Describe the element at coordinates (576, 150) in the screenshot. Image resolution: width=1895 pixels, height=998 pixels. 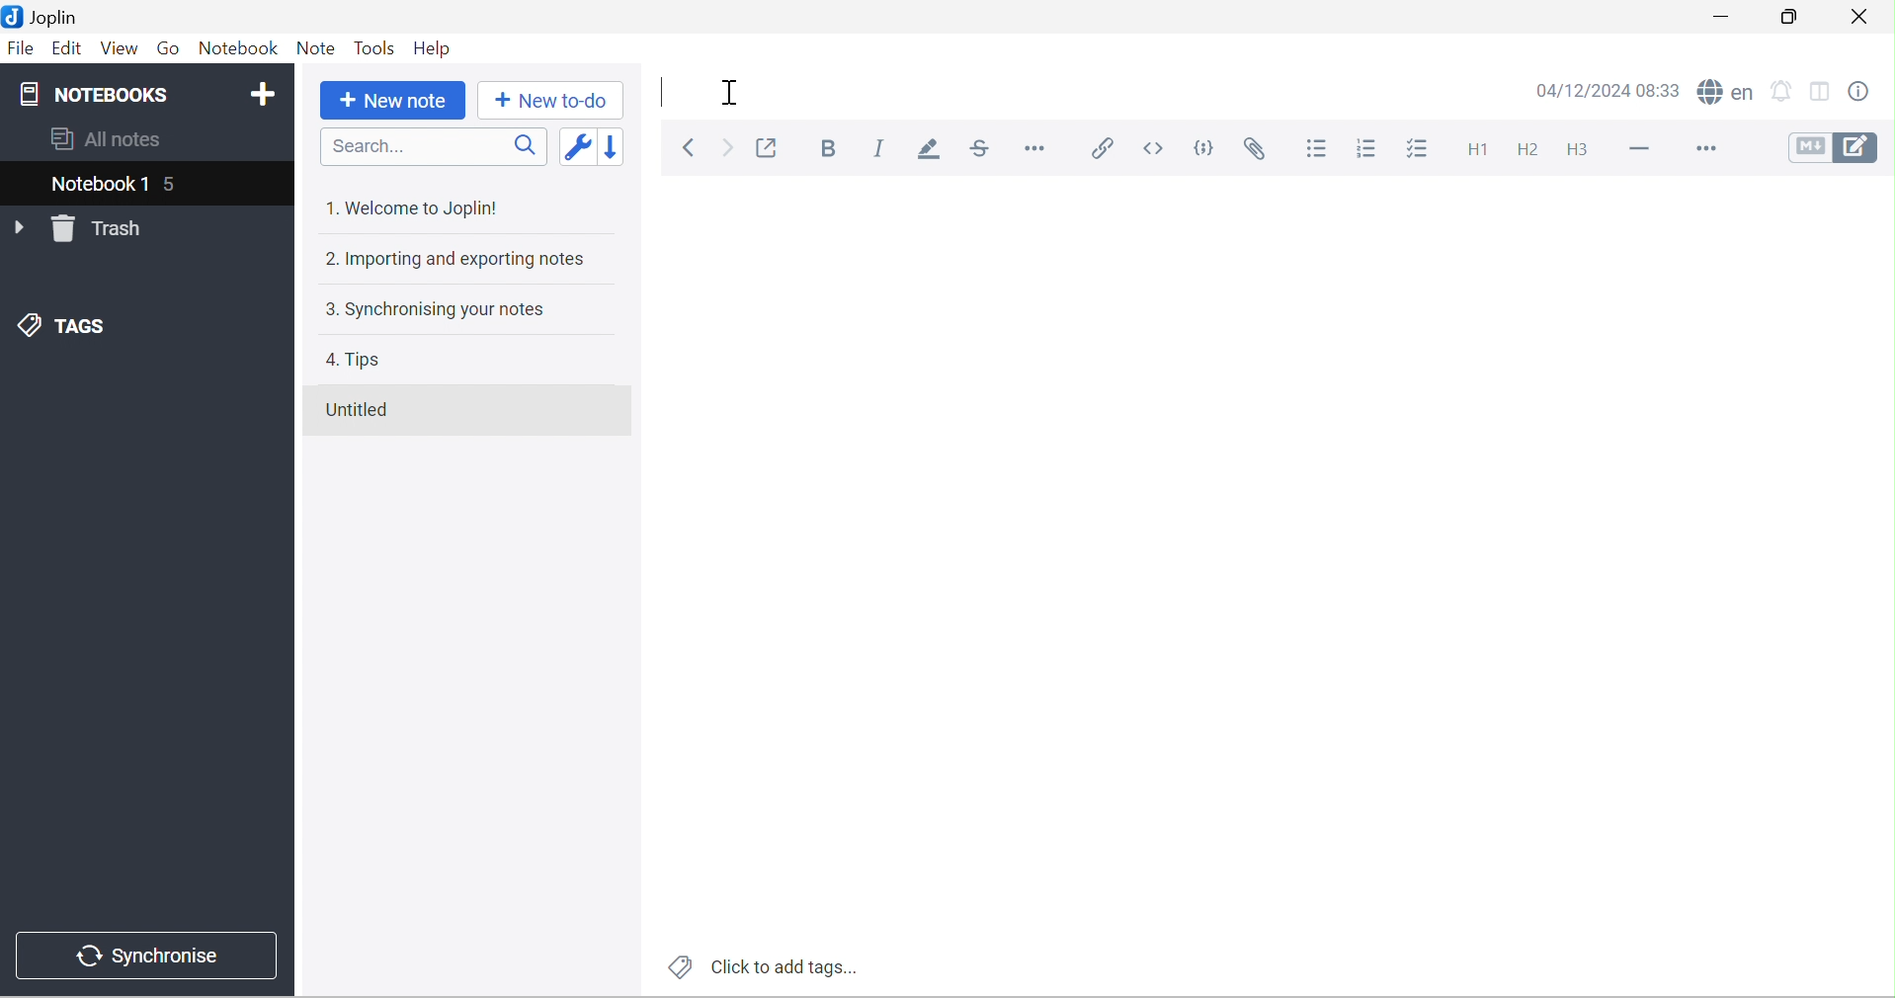
I see `Toggle sort order field` at that location.